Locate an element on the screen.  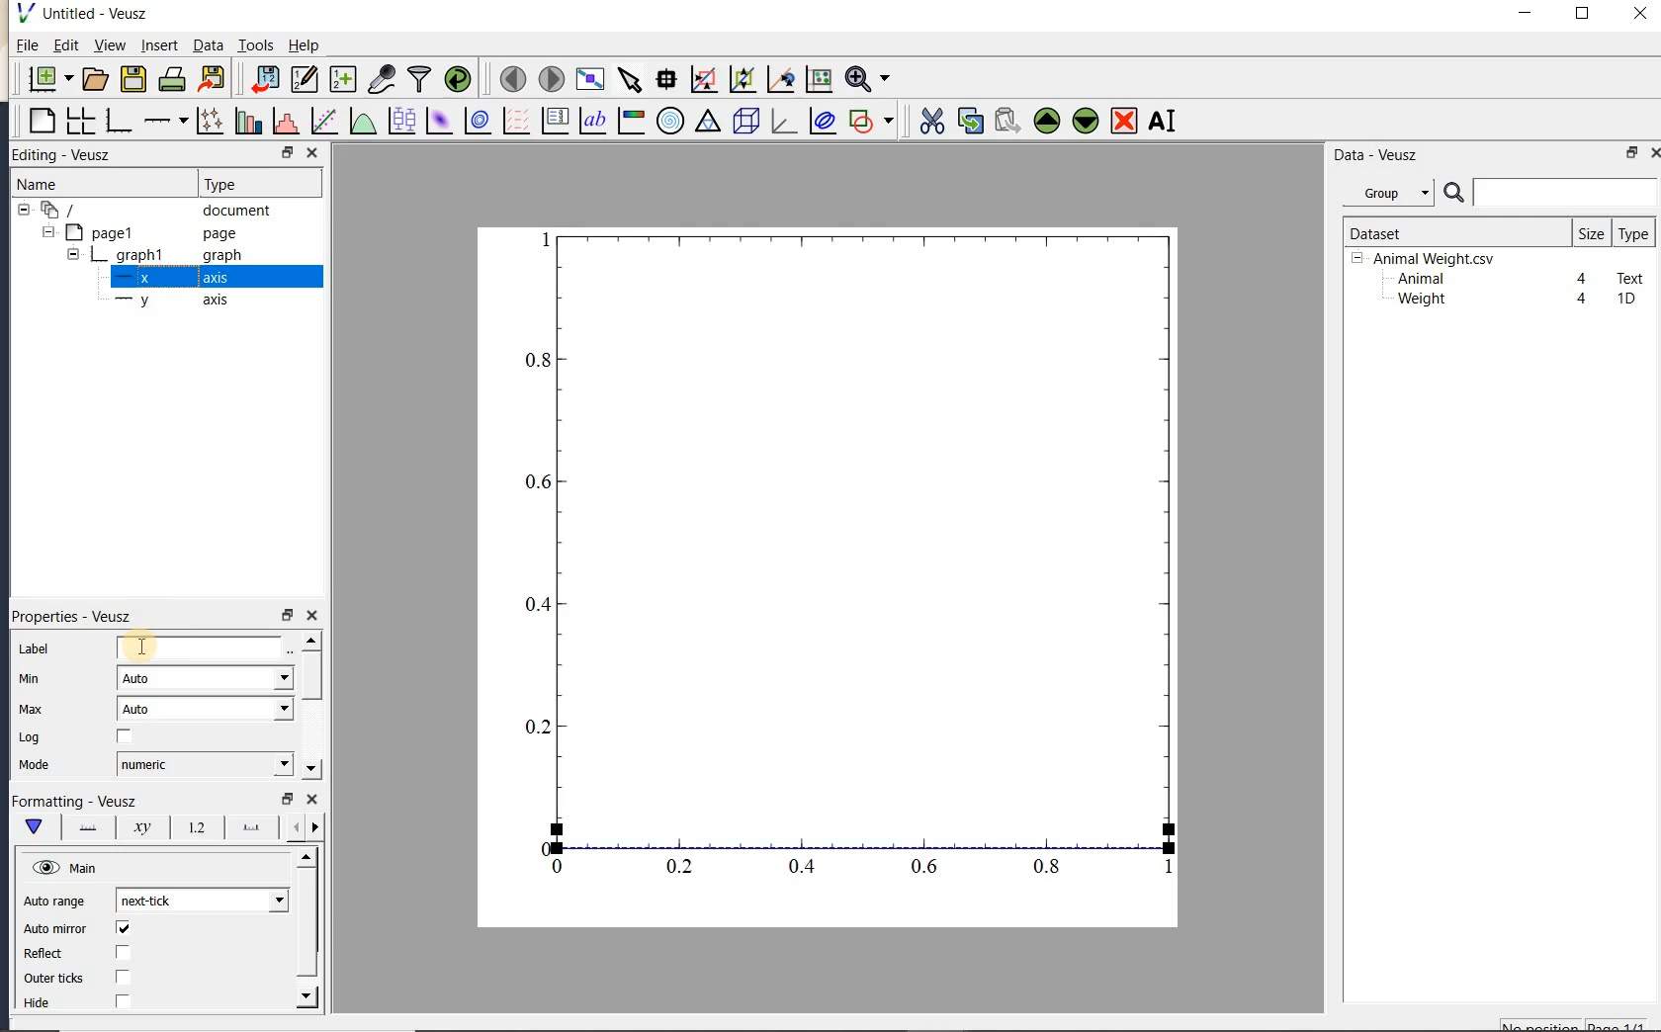
graph is located at coordinates (852, 558).